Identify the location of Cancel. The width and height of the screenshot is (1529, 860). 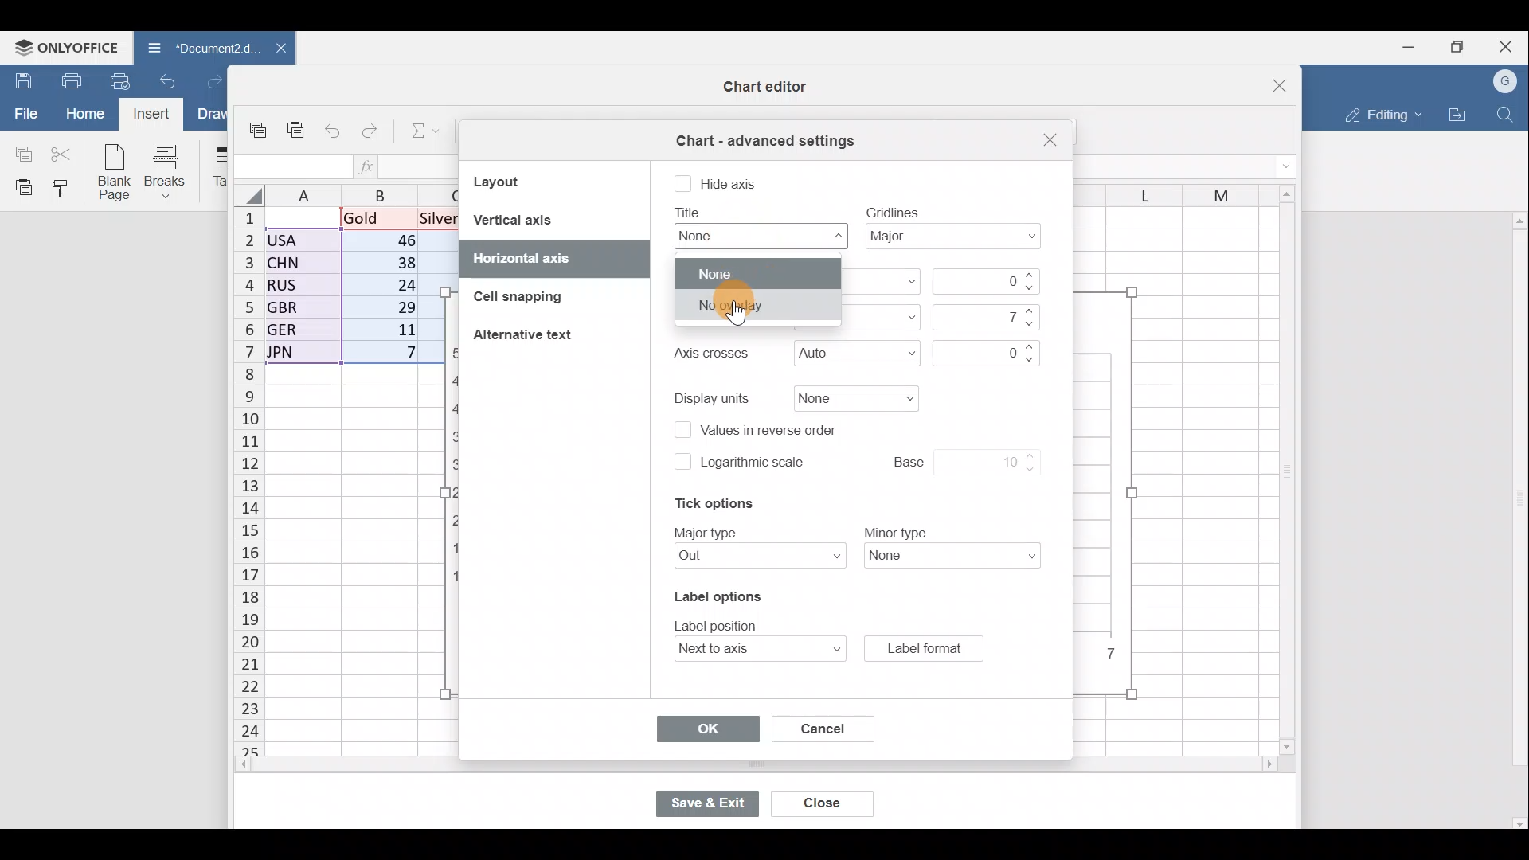
(815, 725).